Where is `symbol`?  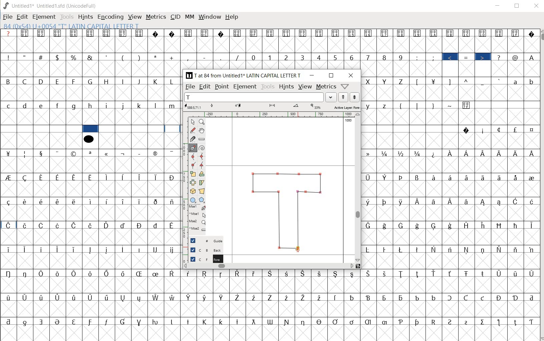 symbol is located at coordinates (88, 138).